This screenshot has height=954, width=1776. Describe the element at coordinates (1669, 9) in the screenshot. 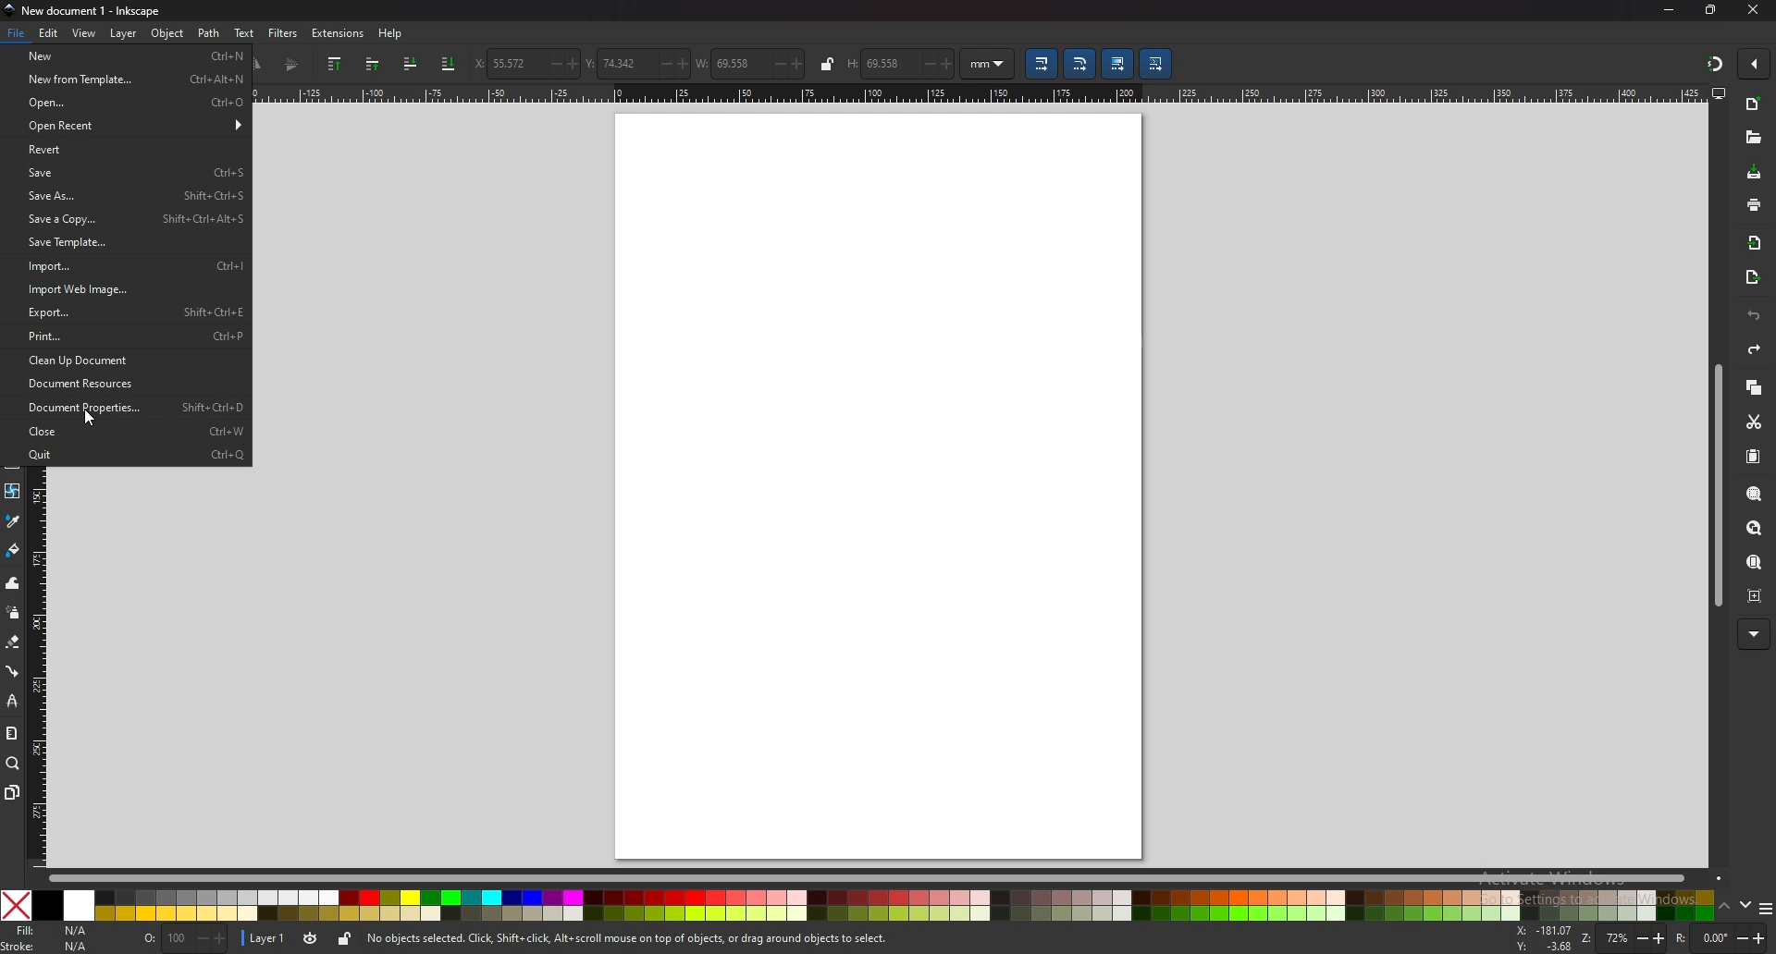

I see `minimize` at that location.